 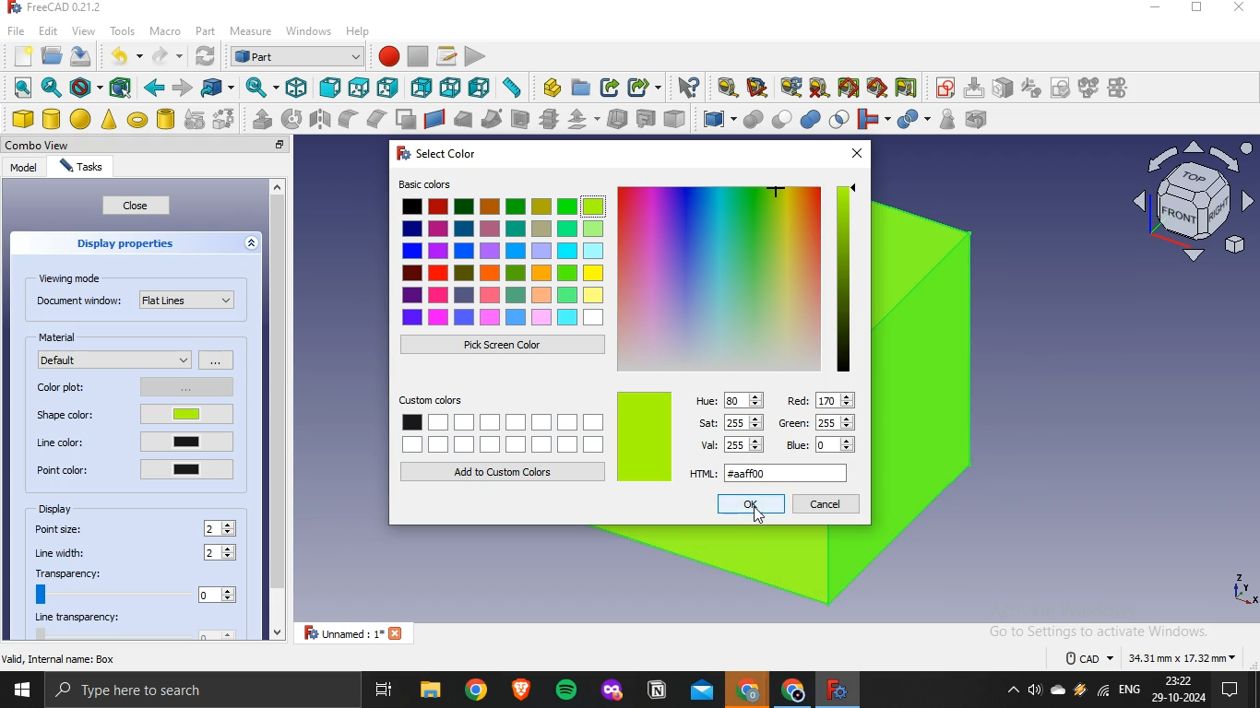 I want to click on red, so click(x=820, y=399).